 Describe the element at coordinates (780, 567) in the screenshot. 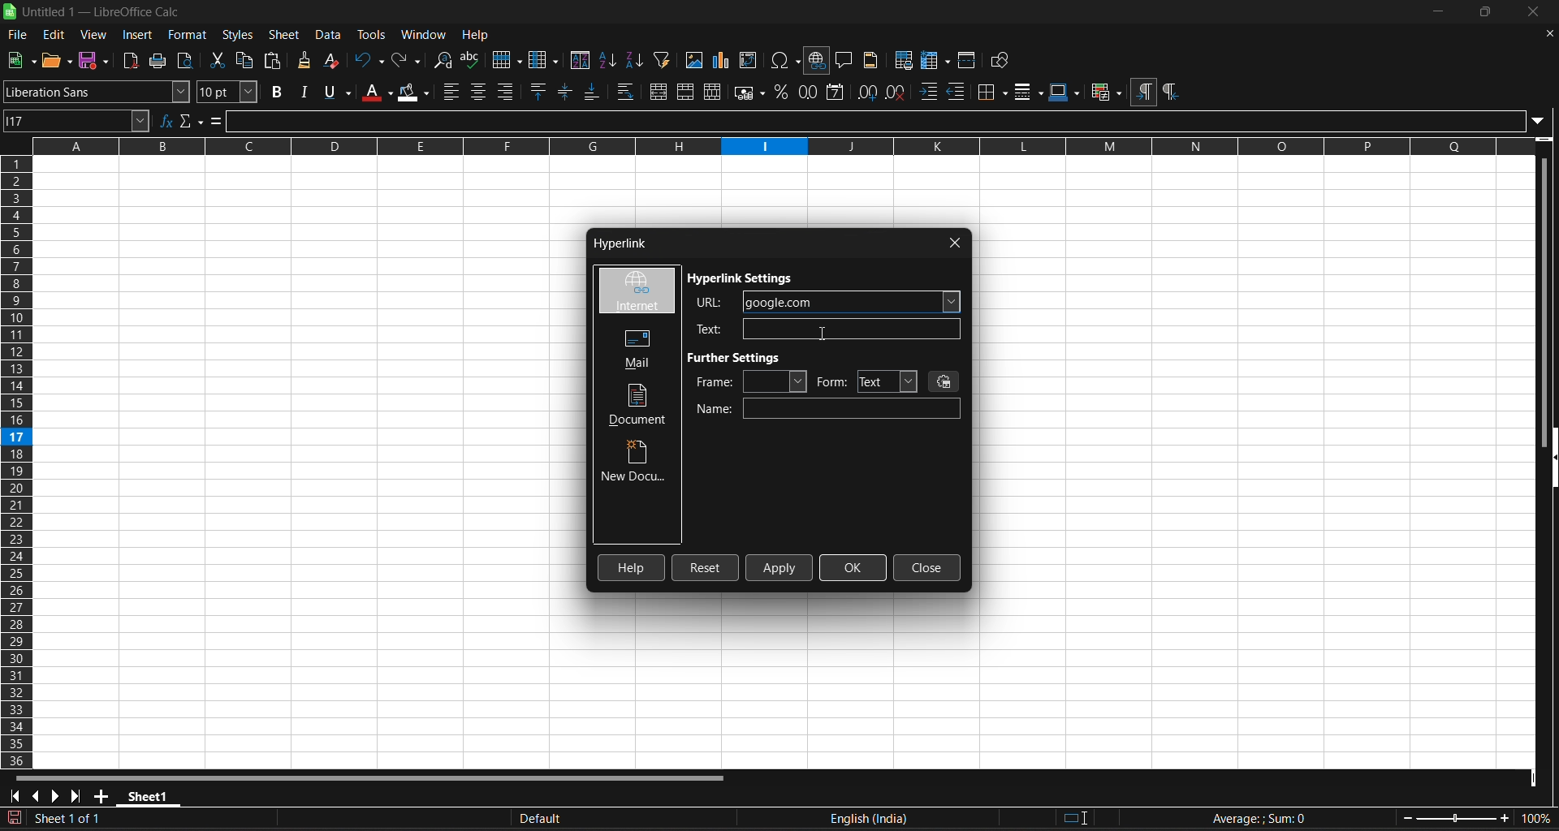

I see `apply` at that location.